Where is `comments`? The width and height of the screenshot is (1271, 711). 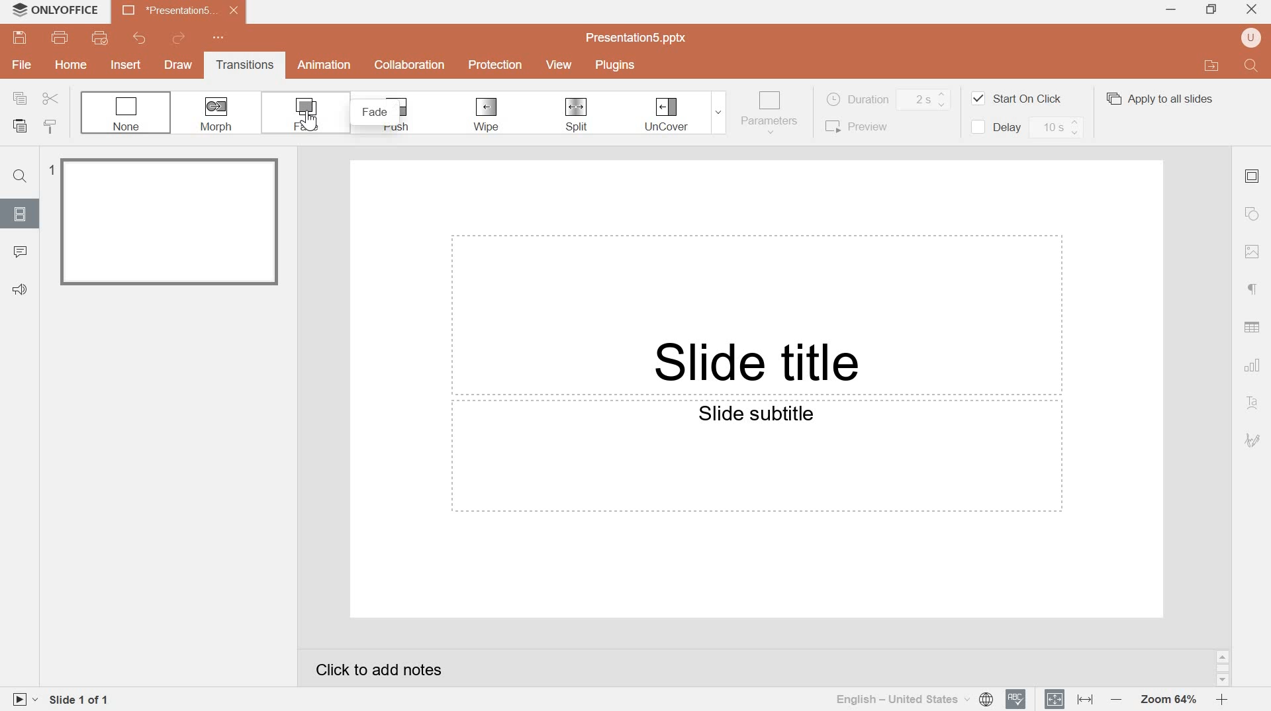 comments is located at coordinates (21, 252).